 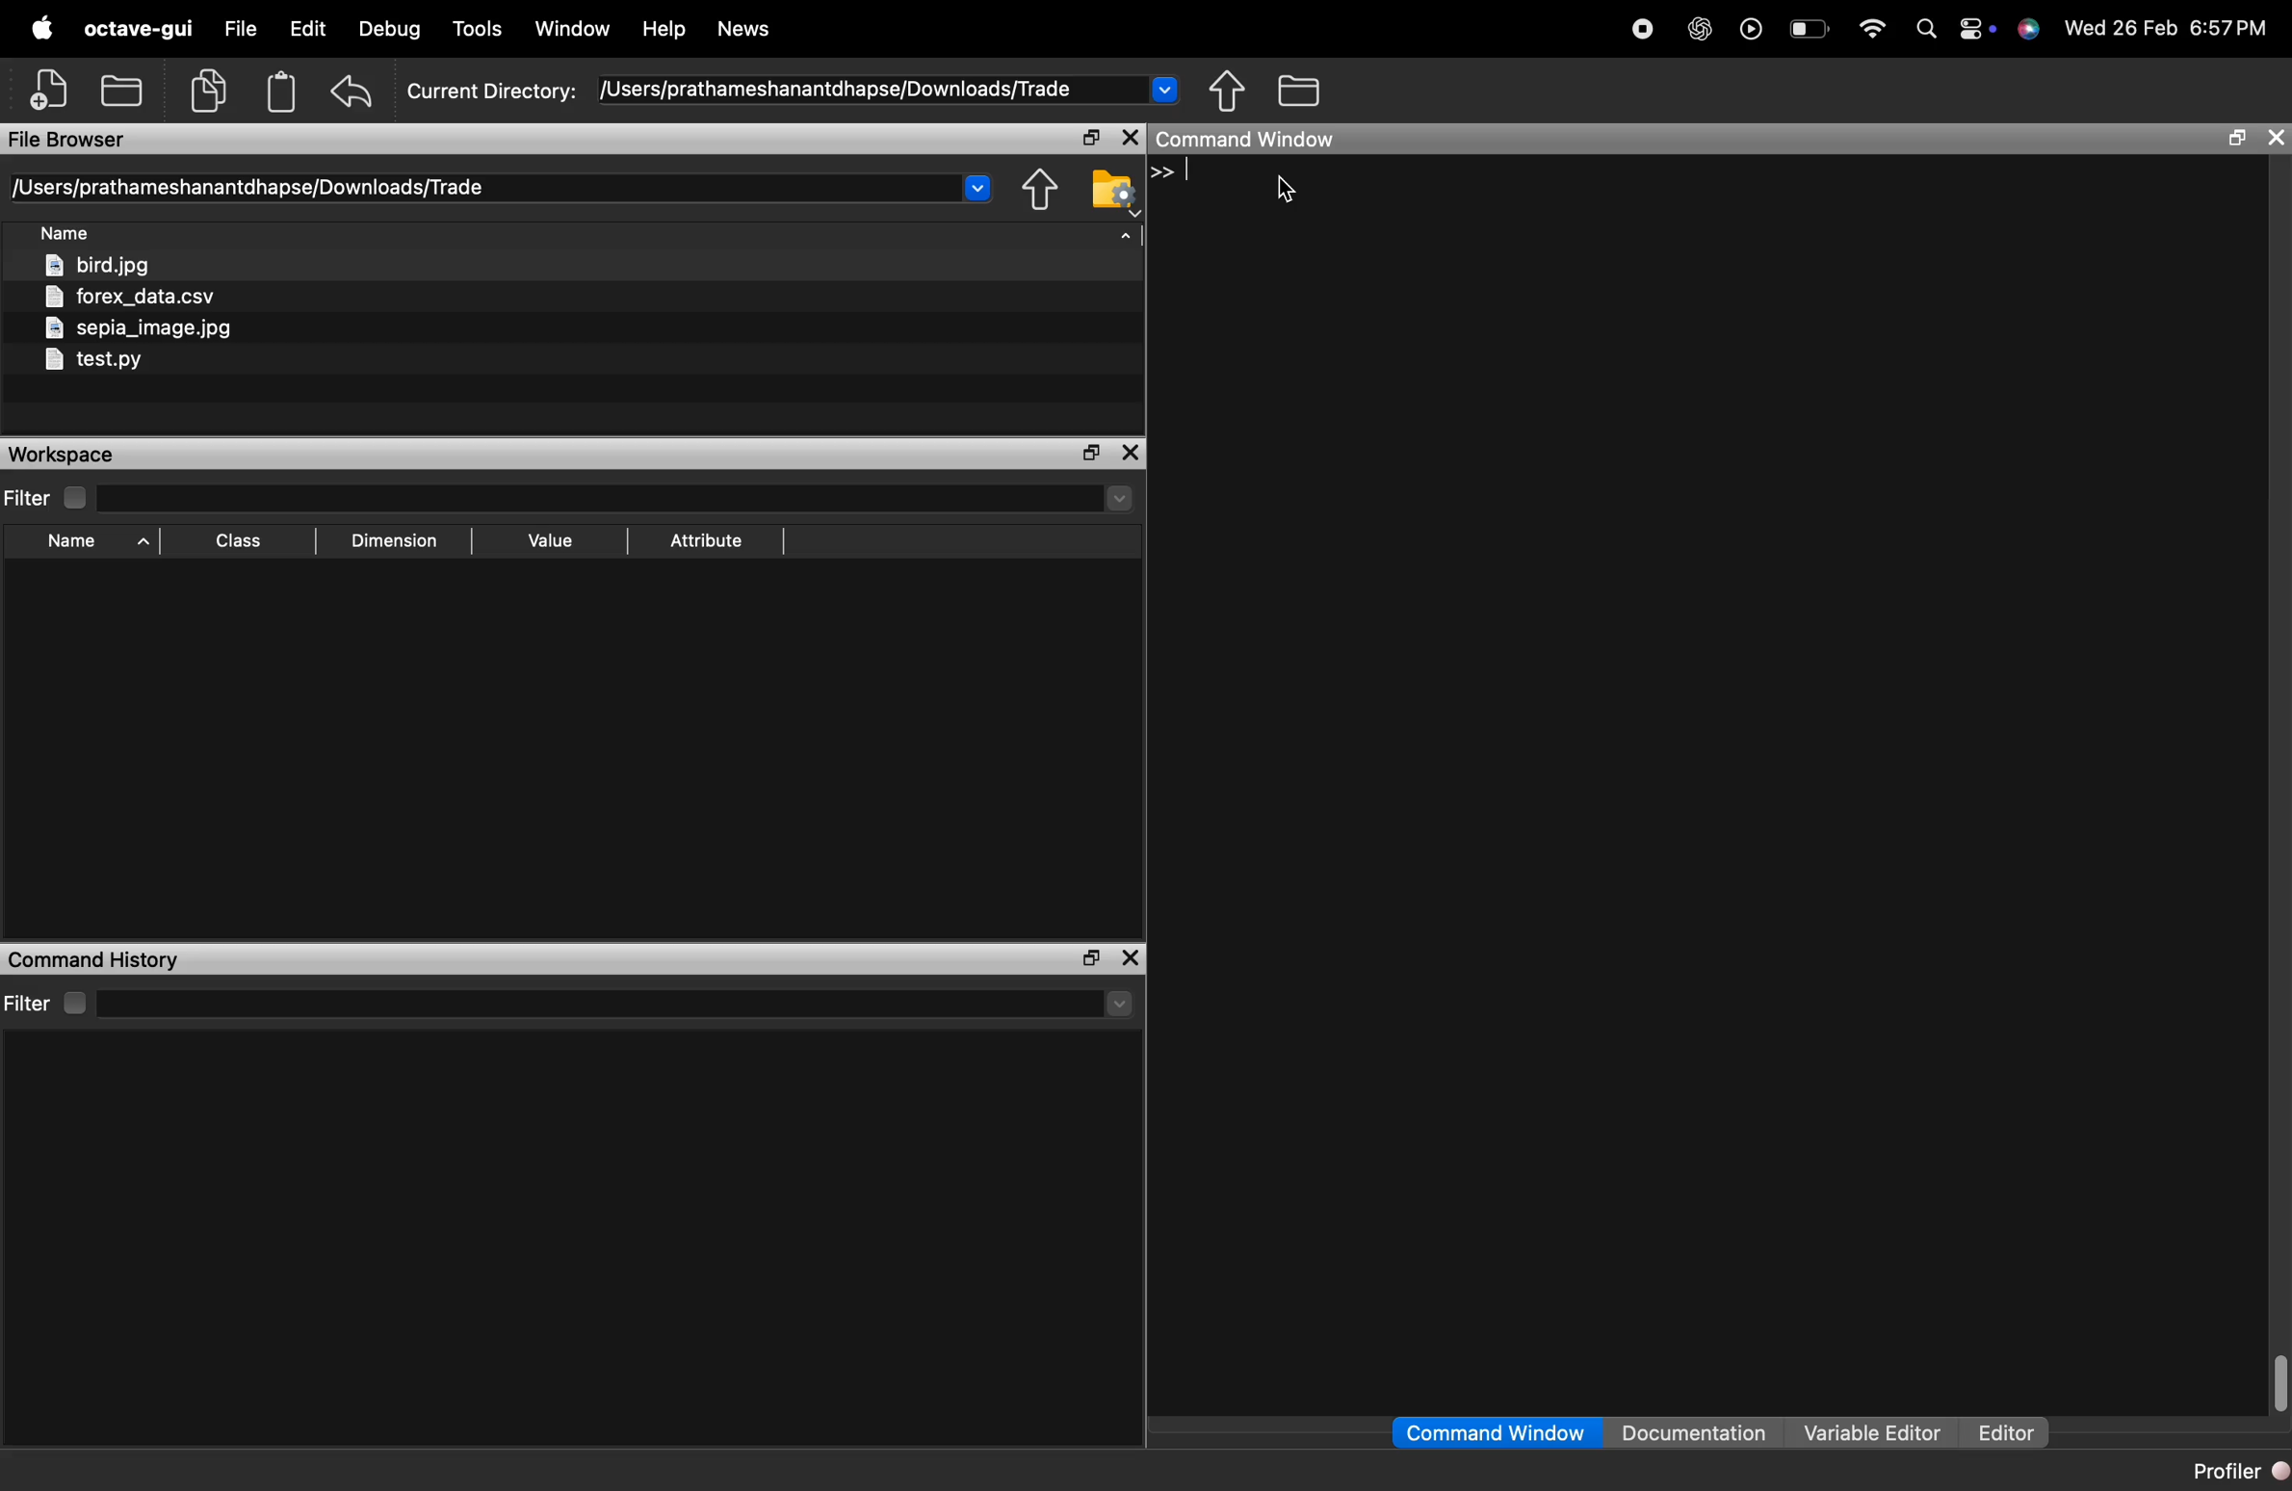 I want to click on command history, so click(x=98, y=961).